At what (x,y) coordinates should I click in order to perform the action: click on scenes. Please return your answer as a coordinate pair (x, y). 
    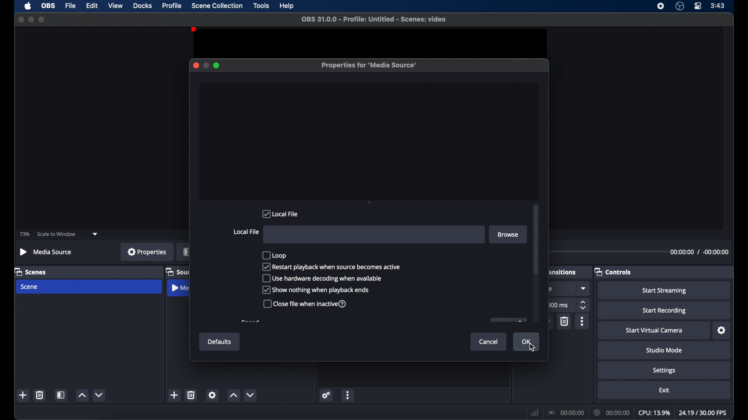
    Looking at the image, I should click on (30, 271).